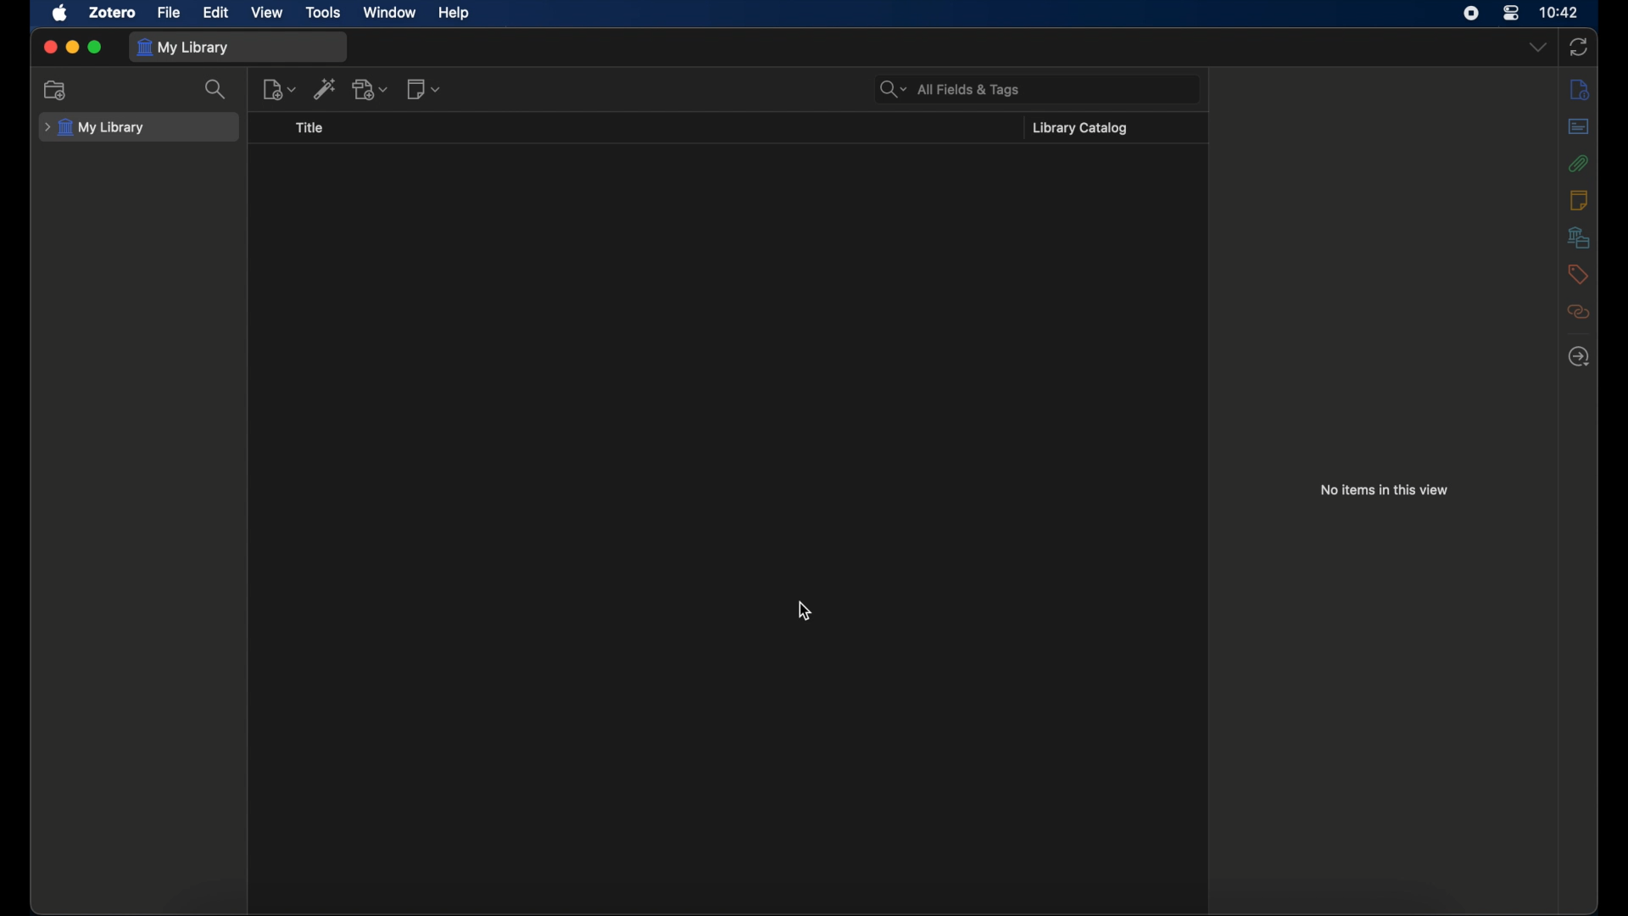 This screenshot has width=1628, height=916. What do you see at coordinates (1578, 274) in the screenshot?
I see `tags` at bounding box center [1578, 274].